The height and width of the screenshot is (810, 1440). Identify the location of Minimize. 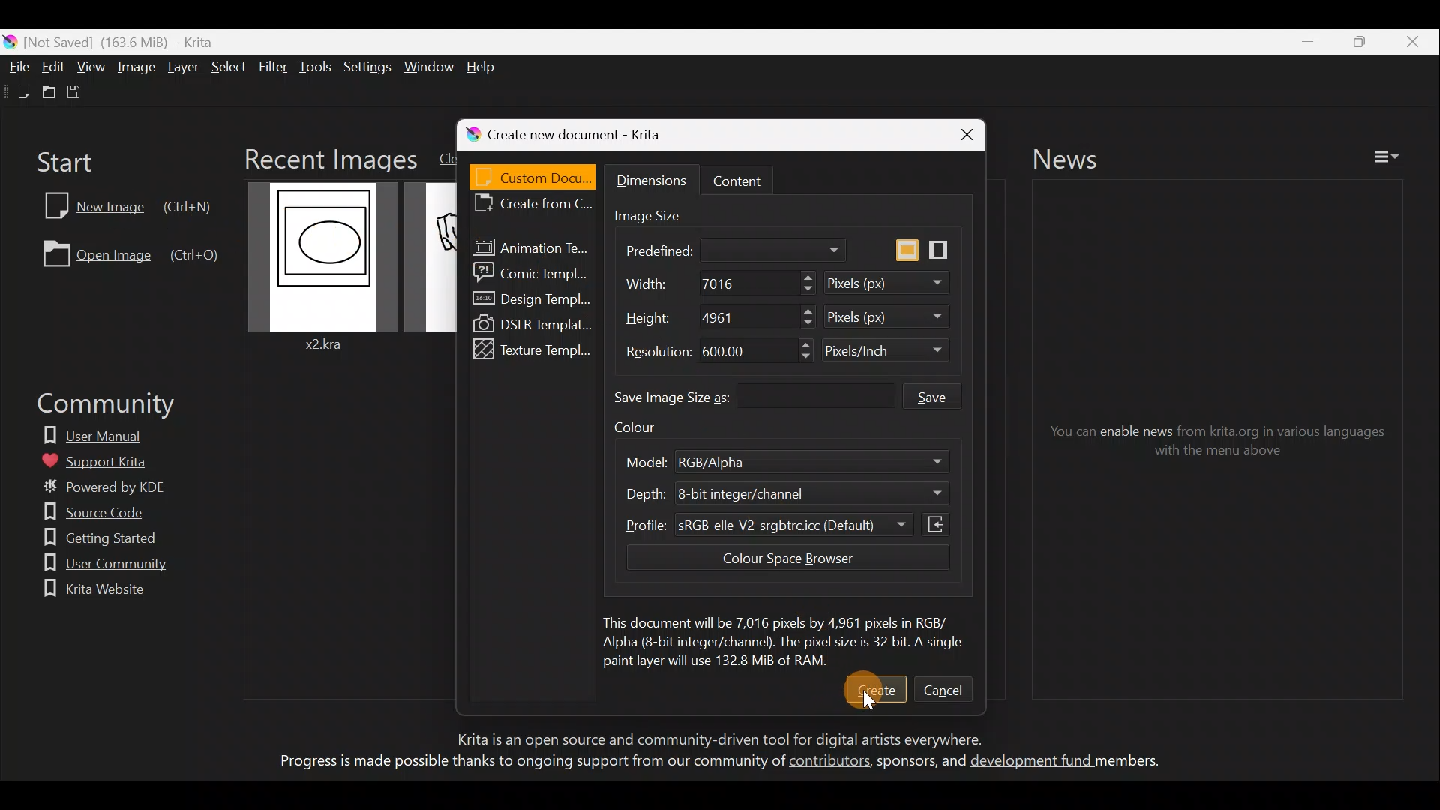
(1300, 43).